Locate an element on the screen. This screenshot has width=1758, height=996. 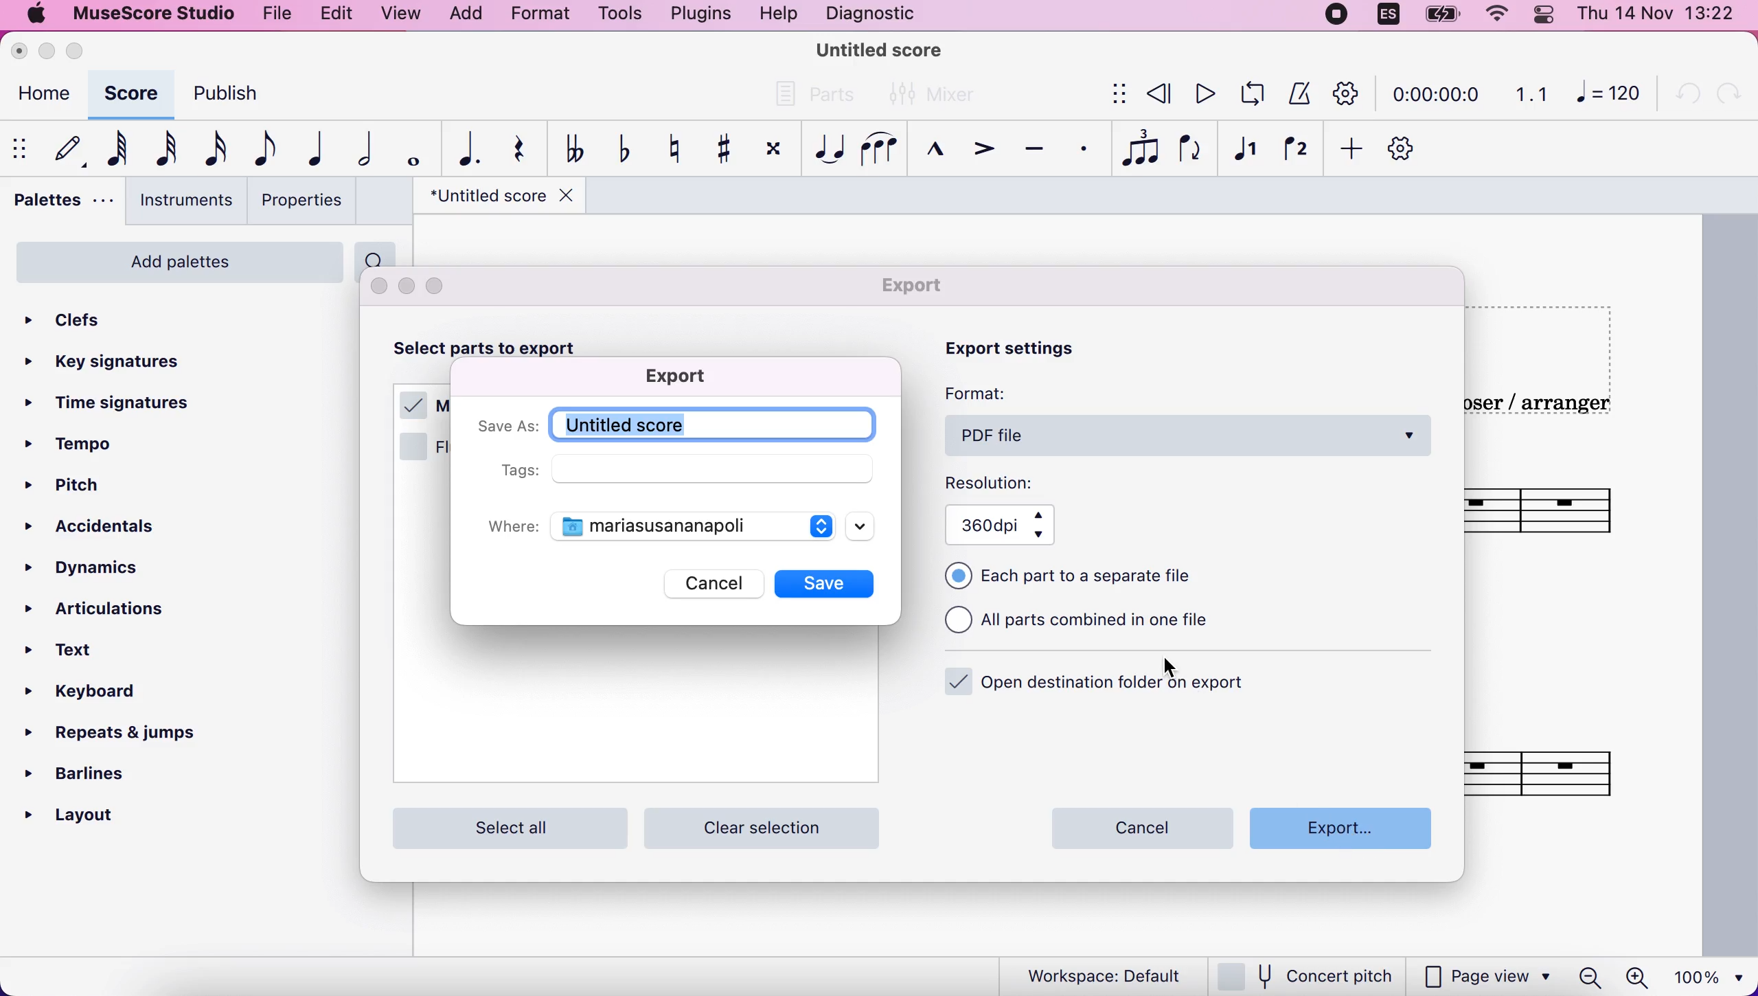
play is located at coordinates (1200, 96).